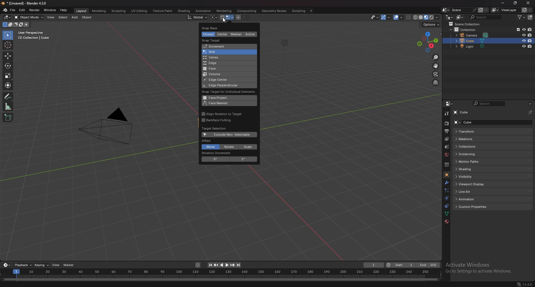 Image resolution: width=535 pixels, height=287 pixels. What do you see at coordinates (8, 96) in the screenshot?
I see `annotate` at bounding box center [8, 96].